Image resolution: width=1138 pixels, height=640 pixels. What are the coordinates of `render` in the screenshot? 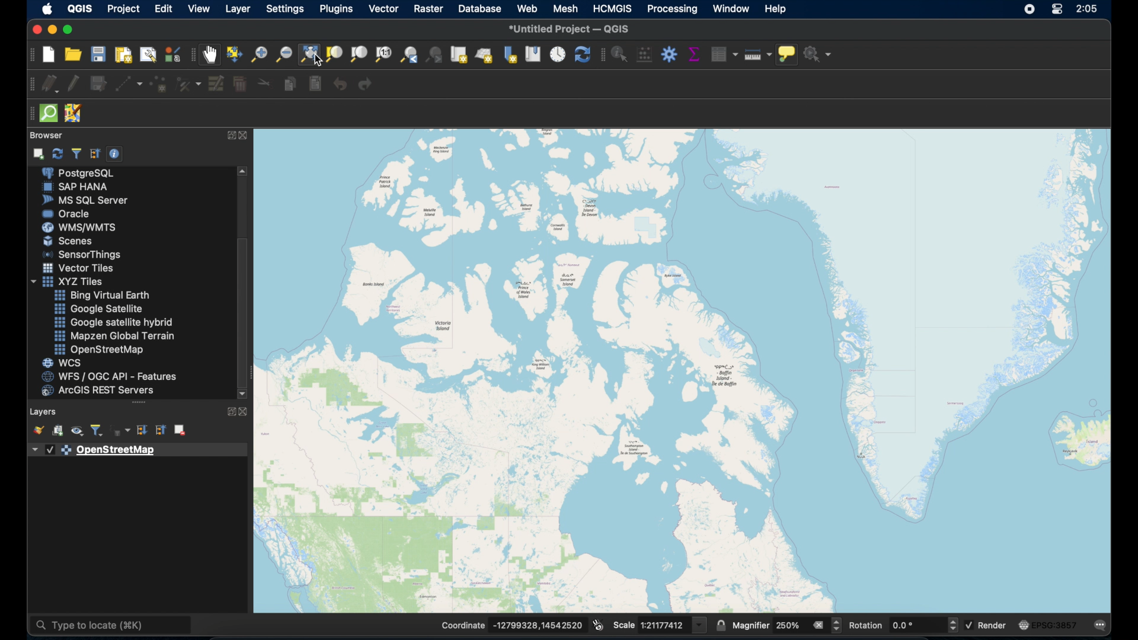 It's located at (993, 624).